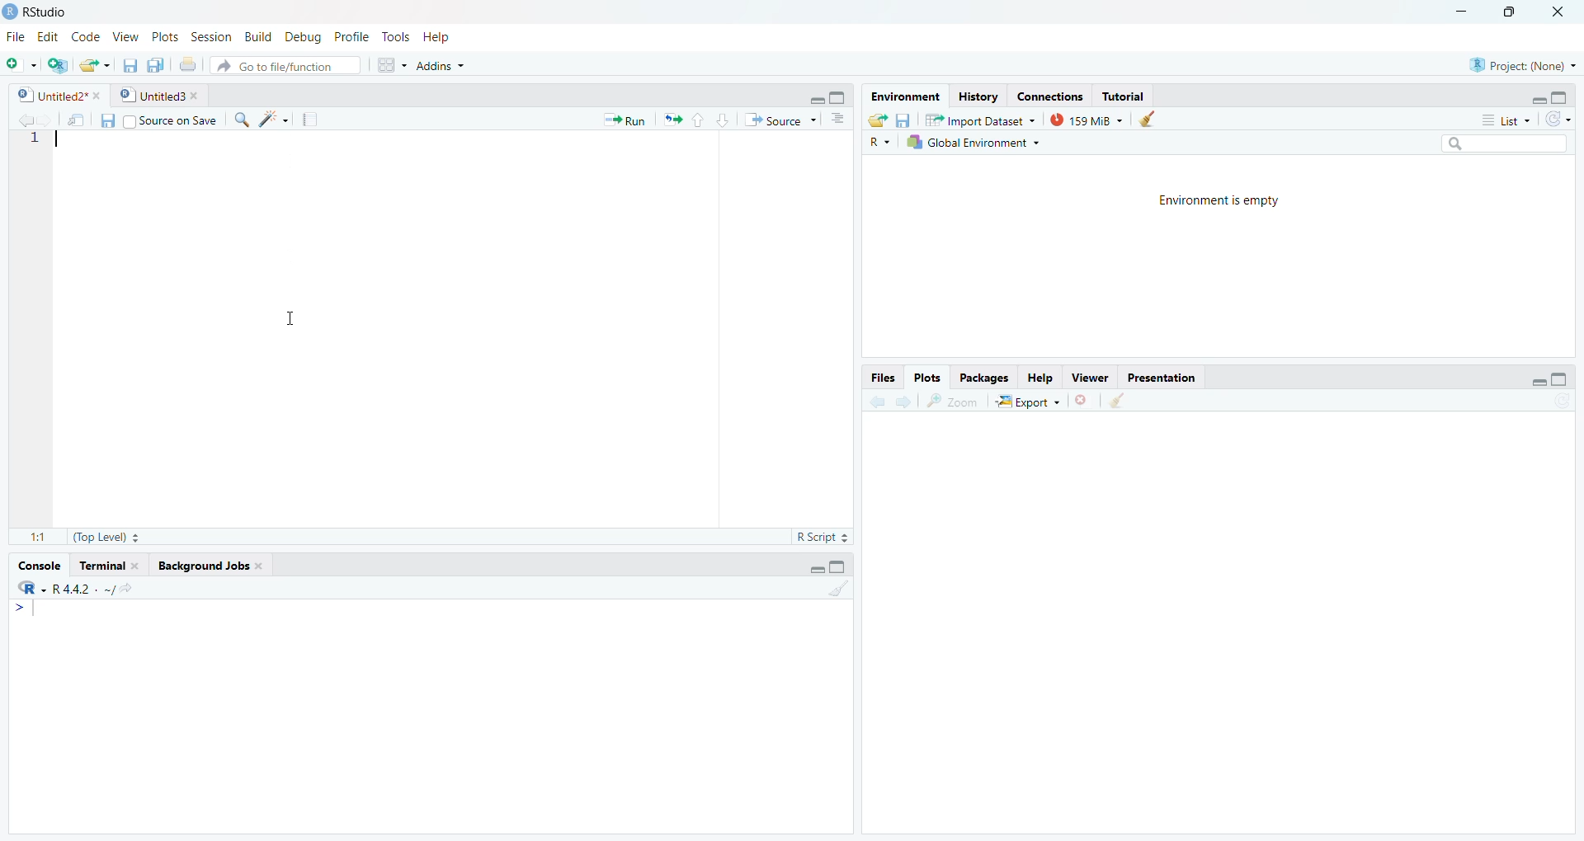 The image size is (1584, 841). Describe the element at coordinates (40, 539) in the screenshot. I see `1:1` at that location.